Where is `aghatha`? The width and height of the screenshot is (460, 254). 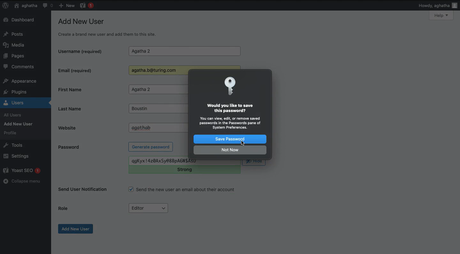
aghatha is located at coordinates (25, 5).